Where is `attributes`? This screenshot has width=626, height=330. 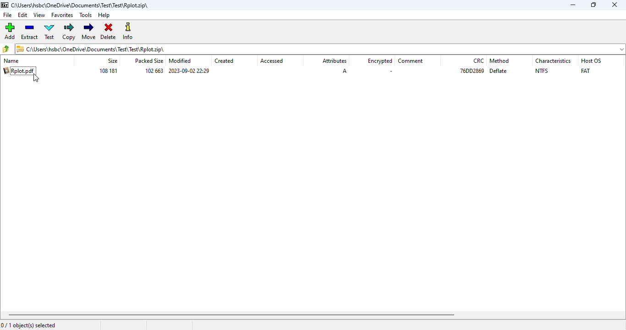
attributes is located at coordinates (334, 61).